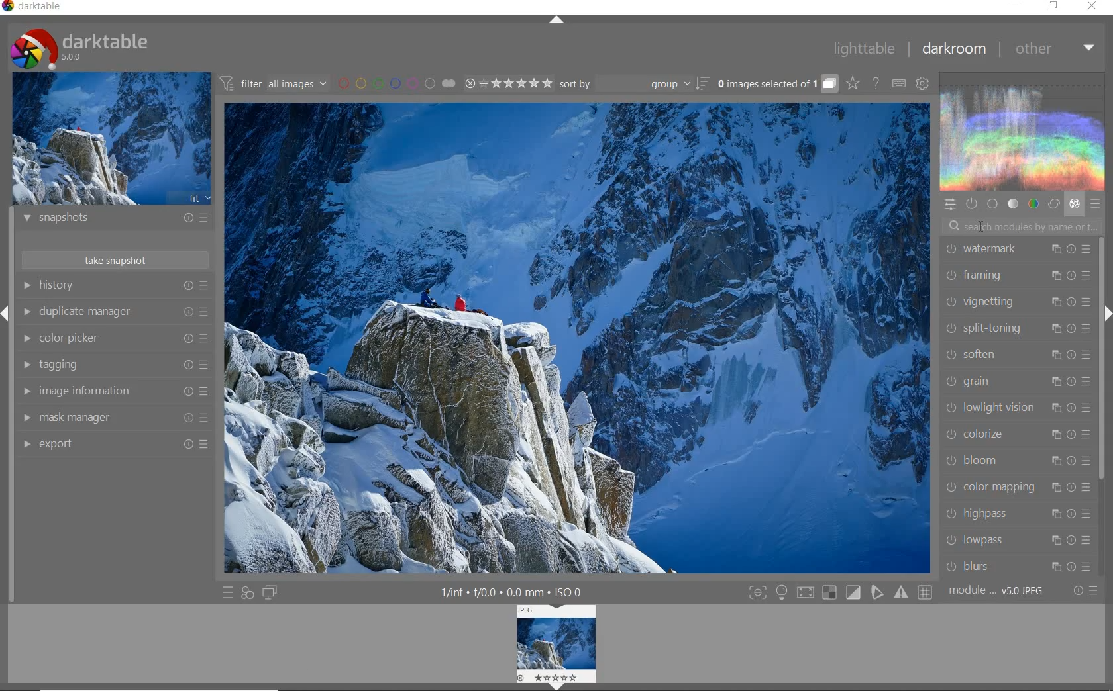  What do you see at coordinates (117, 259) in the screenshot?
I see `take snapshot` at bounding box center [117, 259].